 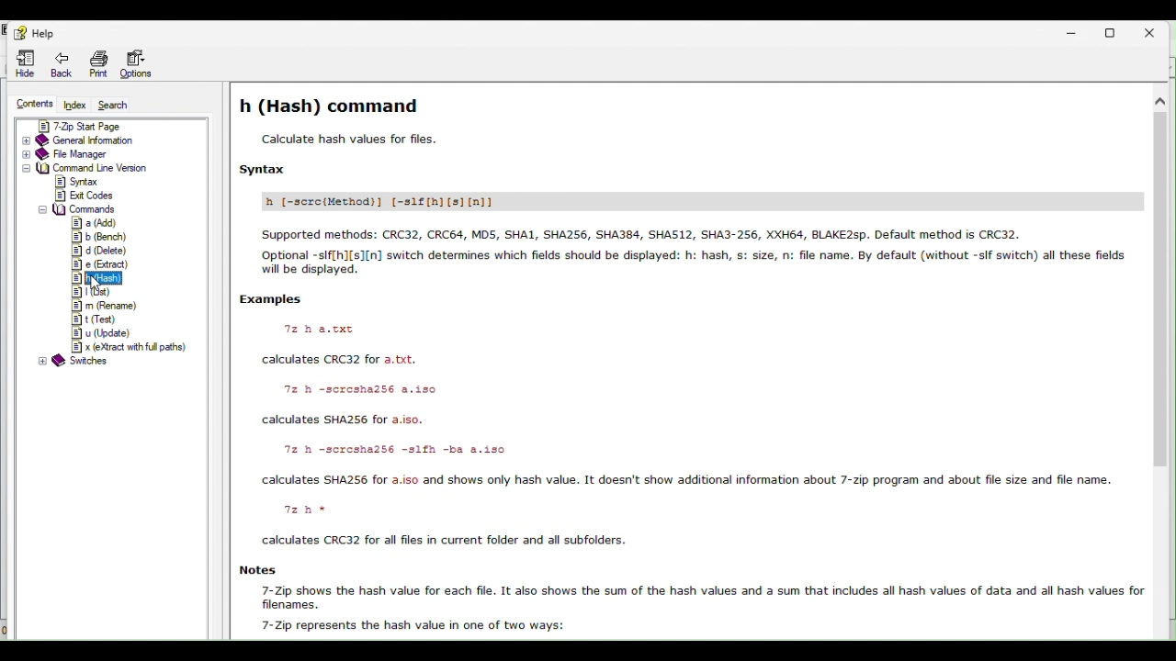 What do you see at coordinates (91, 290) in the screenshot?
I see `l(list)` at bounding box center [91, 290].